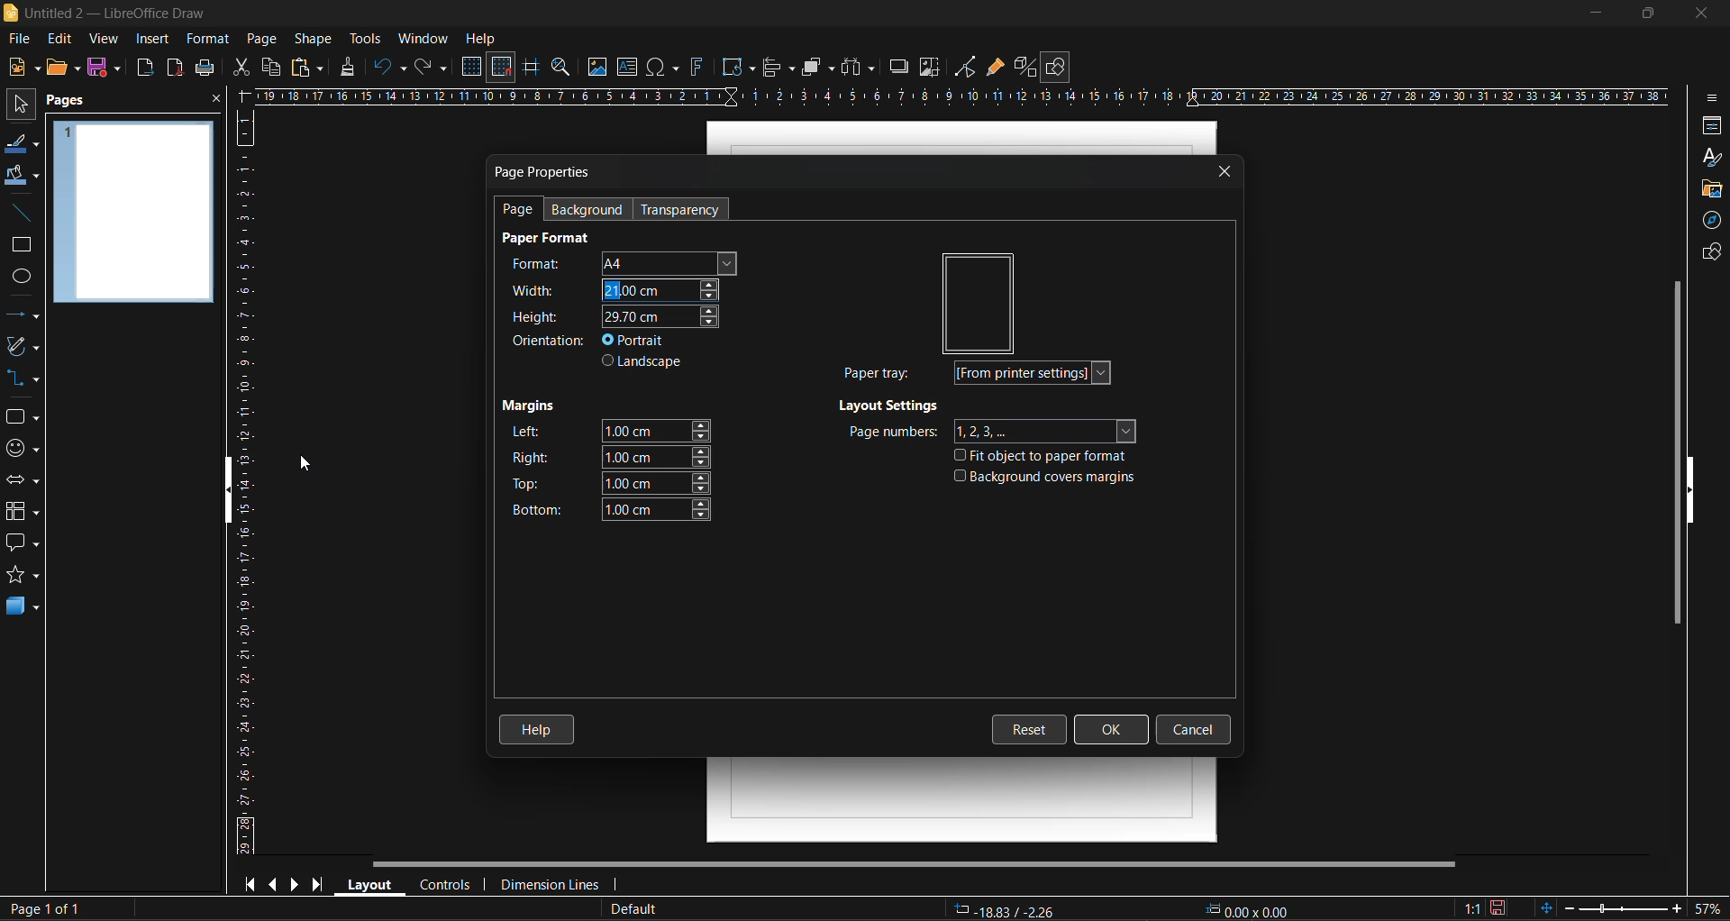  What do you see at coordinates (108, 69) in the screenshot?
I see `save` at bounding box center [108, 69].